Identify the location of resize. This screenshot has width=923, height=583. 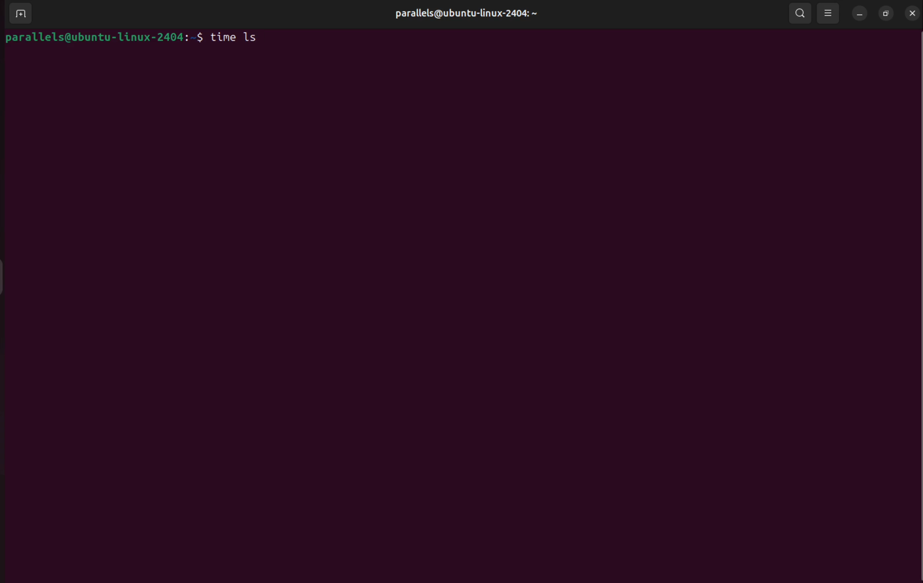
(829, 12).